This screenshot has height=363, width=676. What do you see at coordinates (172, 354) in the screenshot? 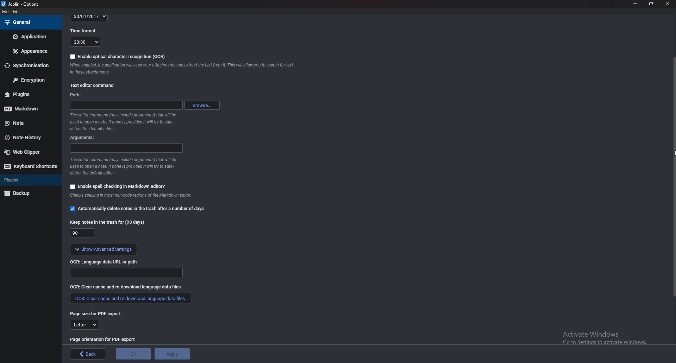
I see `Apply` at bounding box center [172, 354].